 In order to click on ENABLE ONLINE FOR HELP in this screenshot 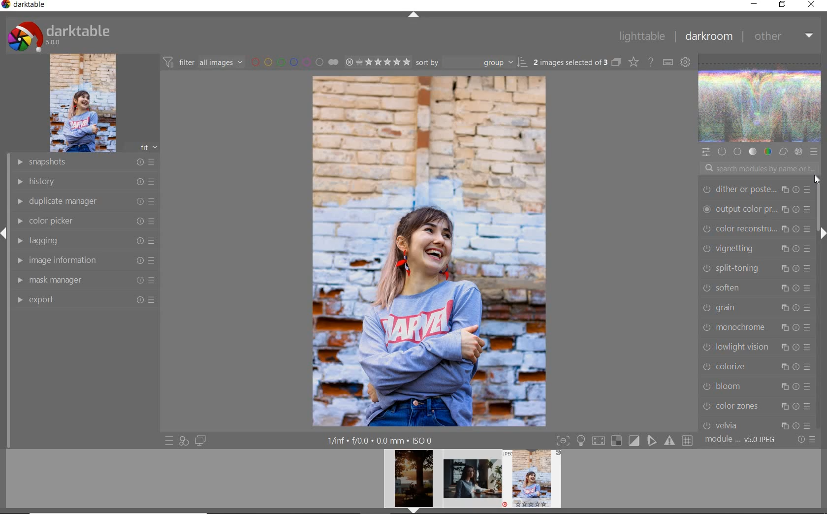, I will do `click(650, 61)`.